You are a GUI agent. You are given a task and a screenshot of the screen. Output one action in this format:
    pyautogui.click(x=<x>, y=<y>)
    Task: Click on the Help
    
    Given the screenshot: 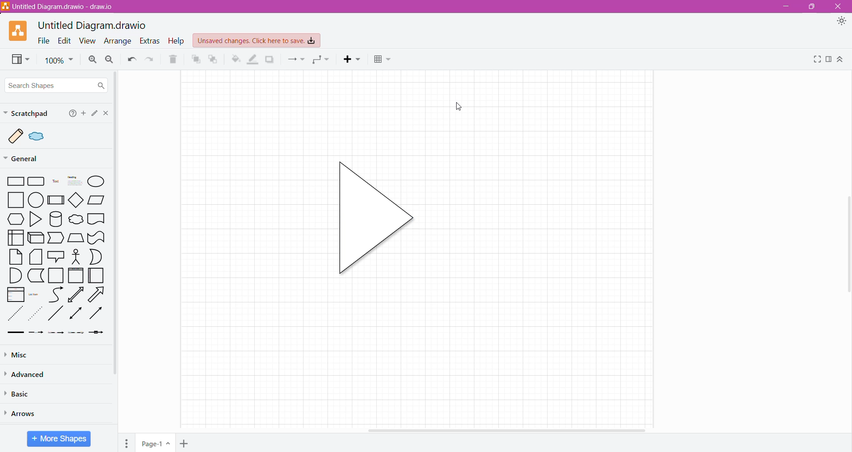 What is the action you would take?
    pyautogui.click(x=71, y=114)
    